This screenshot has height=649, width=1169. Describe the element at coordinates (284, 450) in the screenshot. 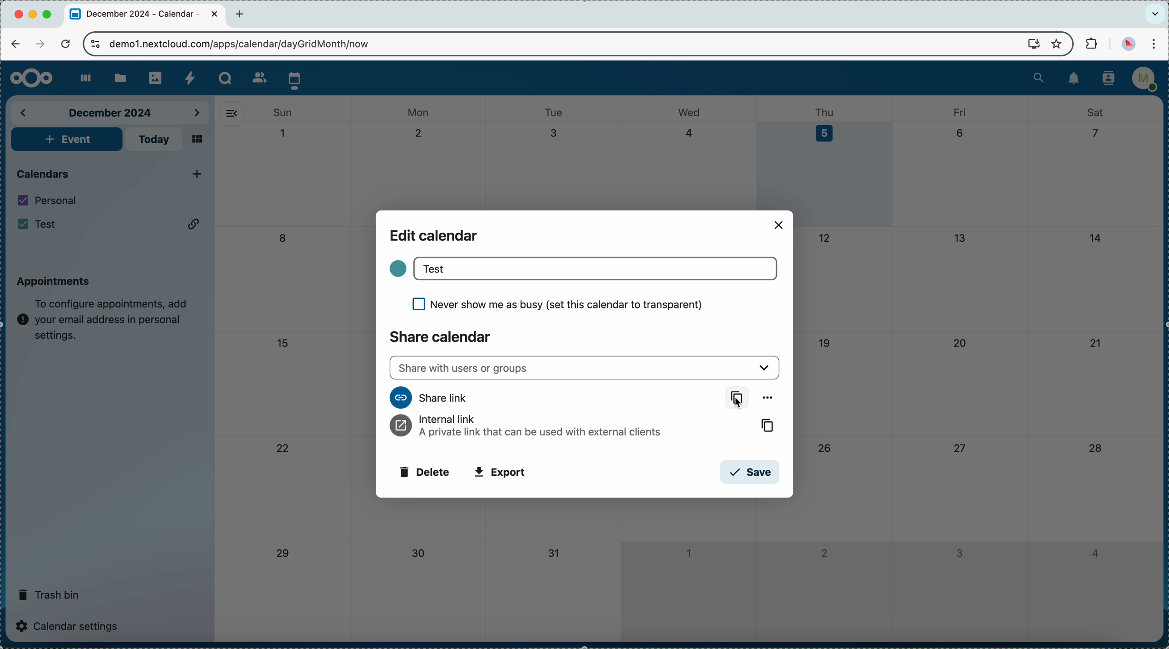

I see `22` at that location.